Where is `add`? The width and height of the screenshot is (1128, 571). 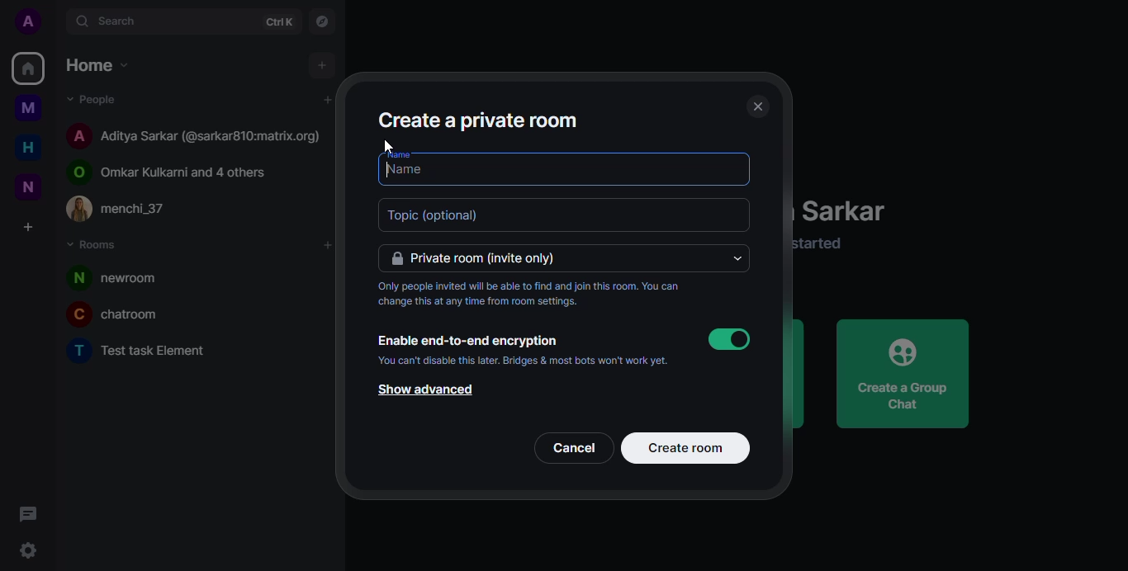
add is located at coordinates (327, 99).